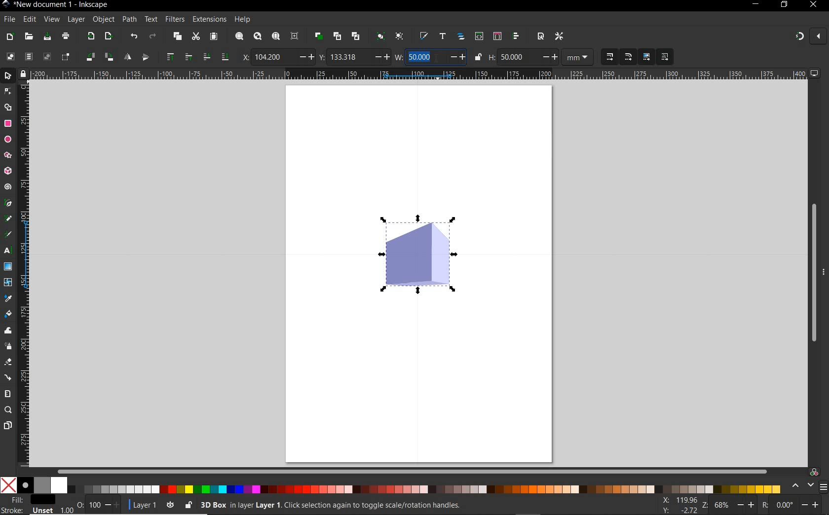 The width and height of the screenshot is (829, 515). I want to click on lower selection, so click(226, 57).